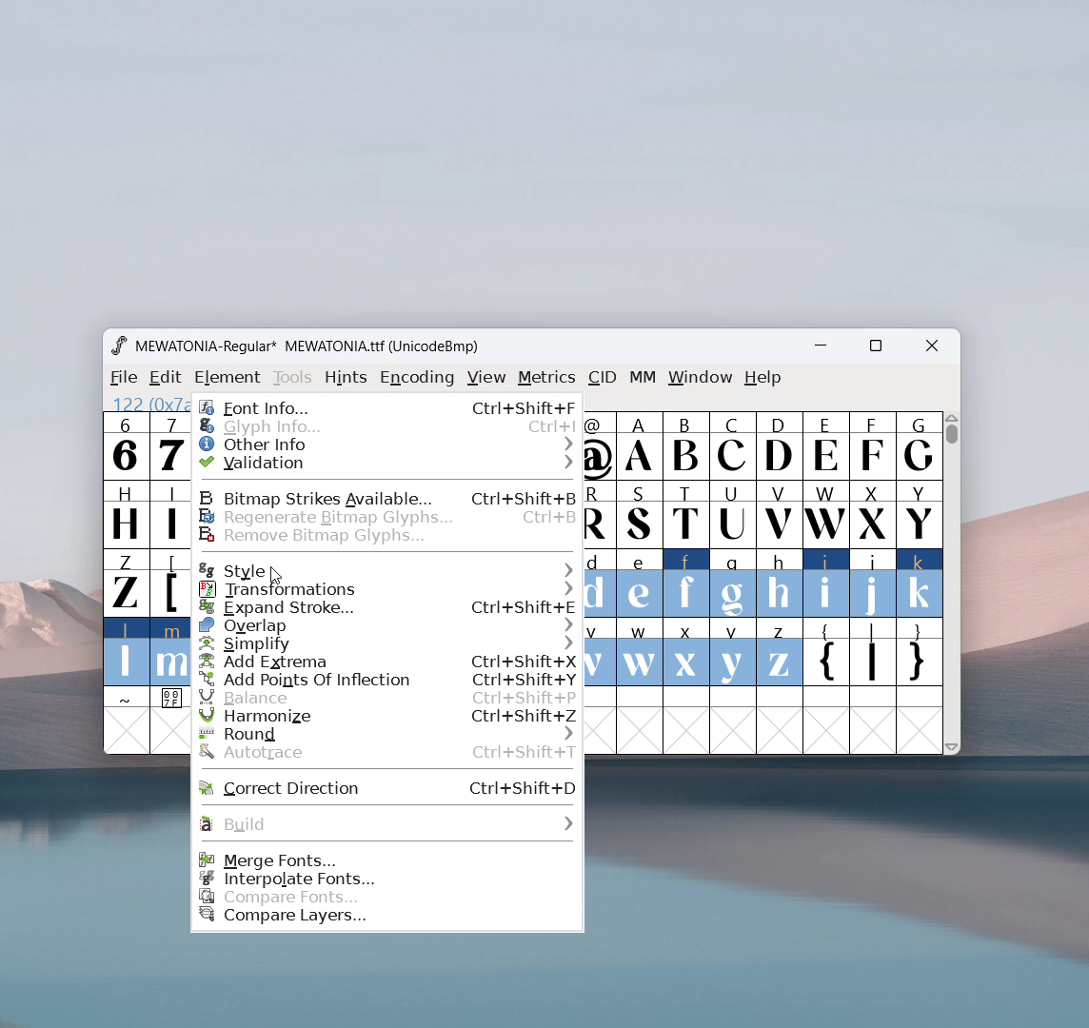  Describe the element at coordinates (778, 445) in the screenshot. I see `D` at that location.